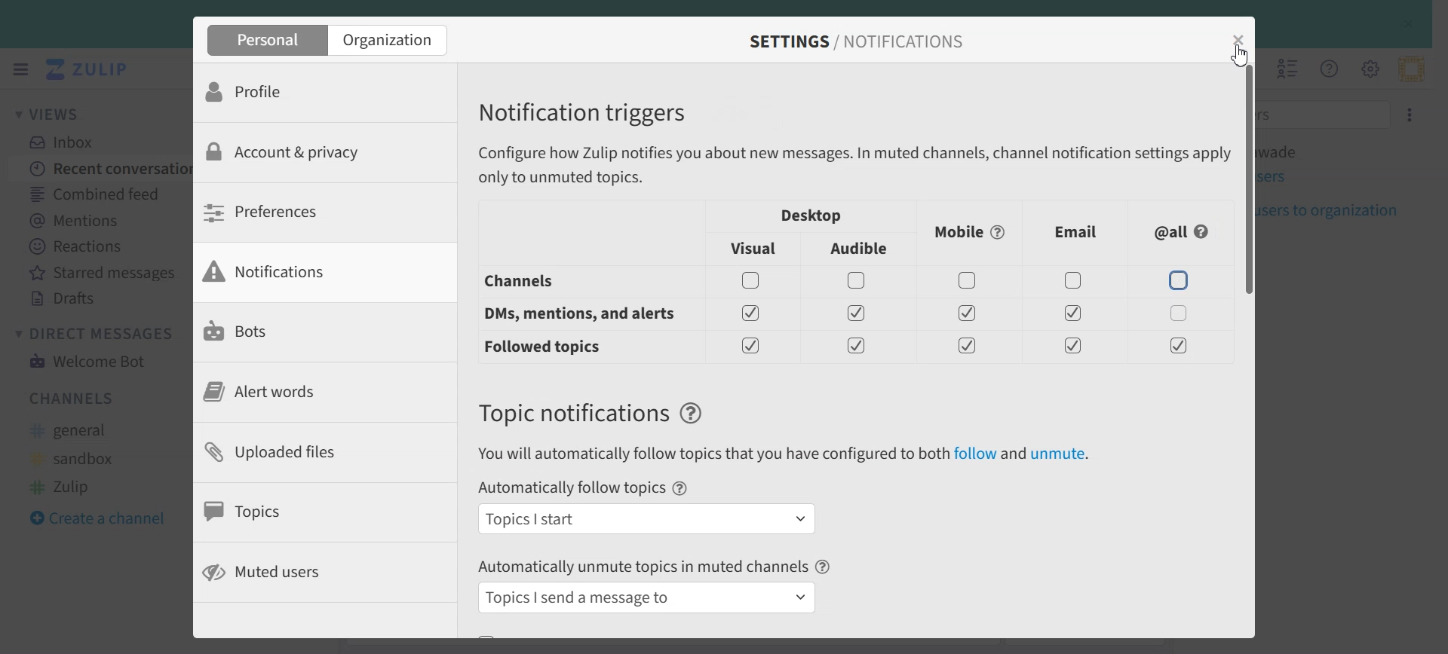 The width and height of the screenshot is (1448, 654). I want to click on SETTINGS / NOTIFICATIONS, so click(854, 41).